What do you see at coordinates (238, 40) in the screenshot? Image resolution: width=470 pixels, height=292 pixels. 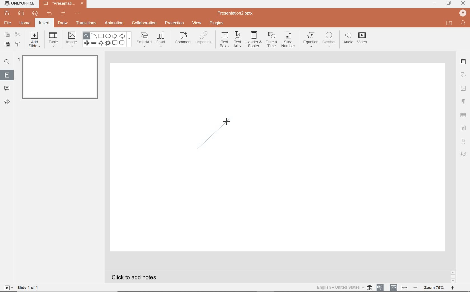 I see `TEXTART` at bounding box center [238, 40].